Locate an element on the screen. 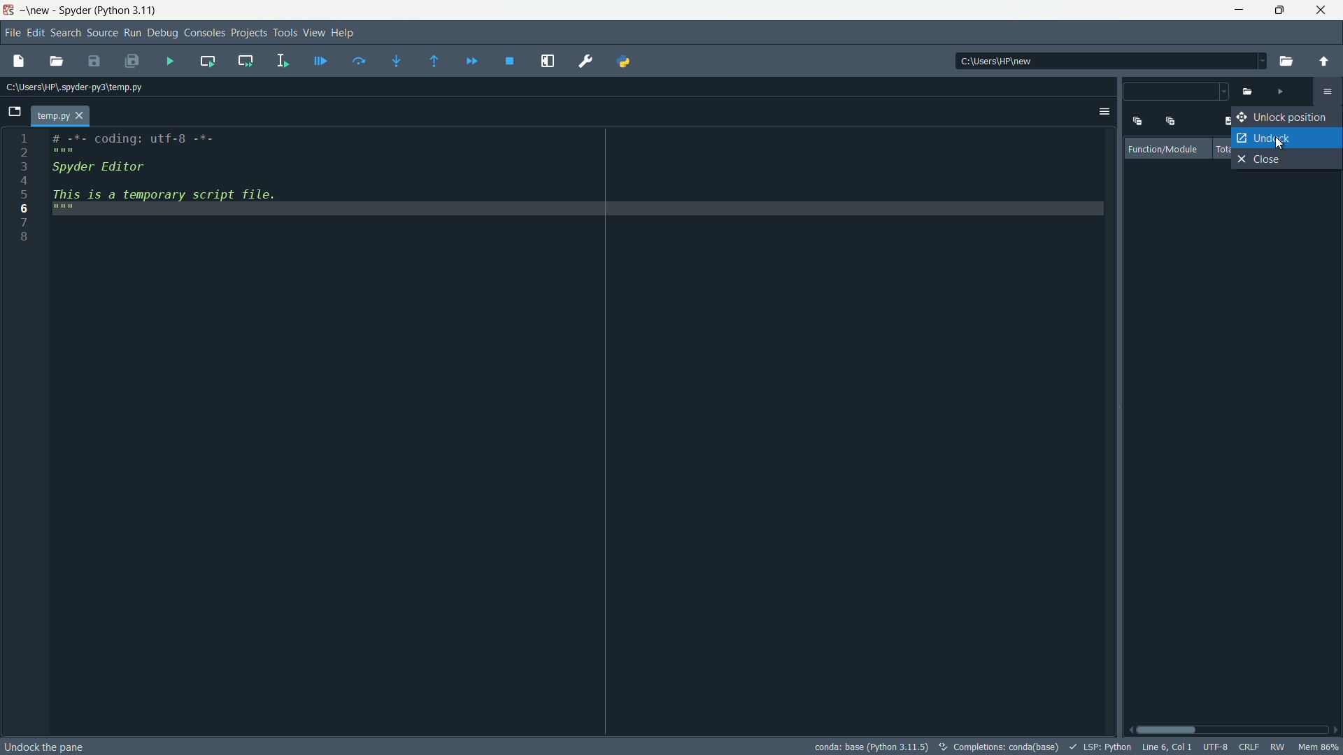  app name is located at coordinates (73, 10).